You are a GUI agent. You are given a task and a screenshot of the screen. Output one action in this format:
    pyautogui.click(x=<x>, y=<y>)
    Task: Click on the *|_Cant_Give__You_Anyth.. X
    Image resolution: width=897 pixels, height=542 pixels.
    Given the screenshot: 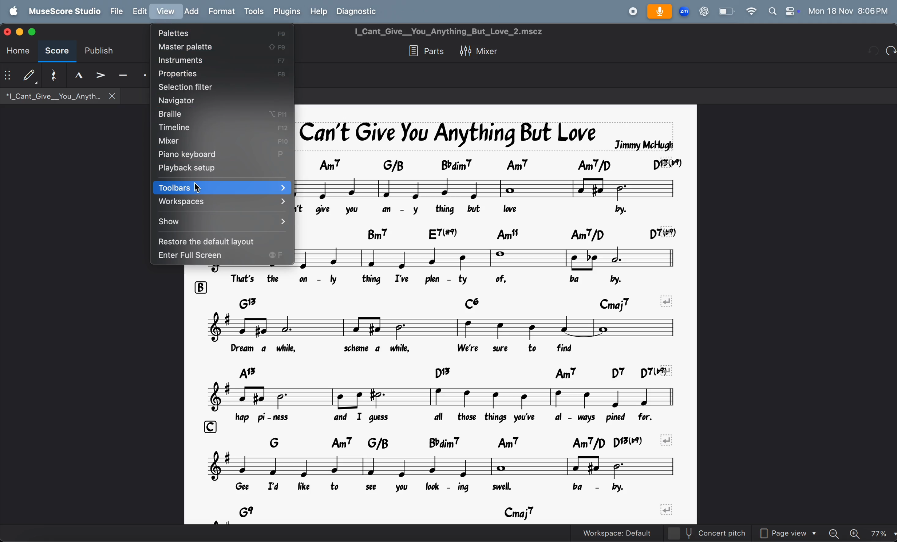 What is the action you would take?
    pyautogui.click(x=59, y=96)
    